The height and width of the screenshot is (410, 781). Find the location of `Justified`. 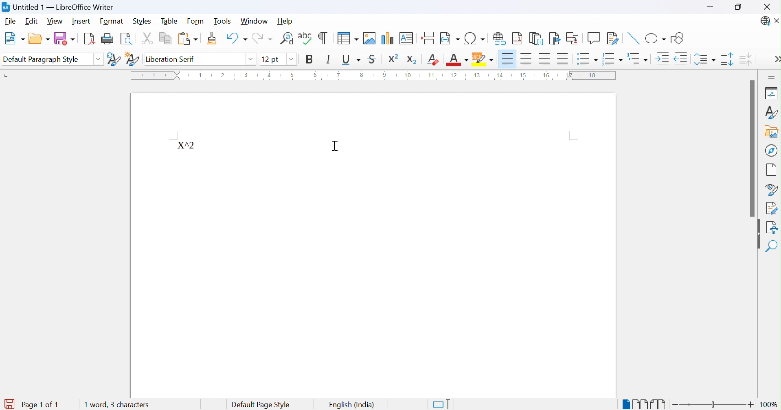

Justified is located at coordinates (564, 59).